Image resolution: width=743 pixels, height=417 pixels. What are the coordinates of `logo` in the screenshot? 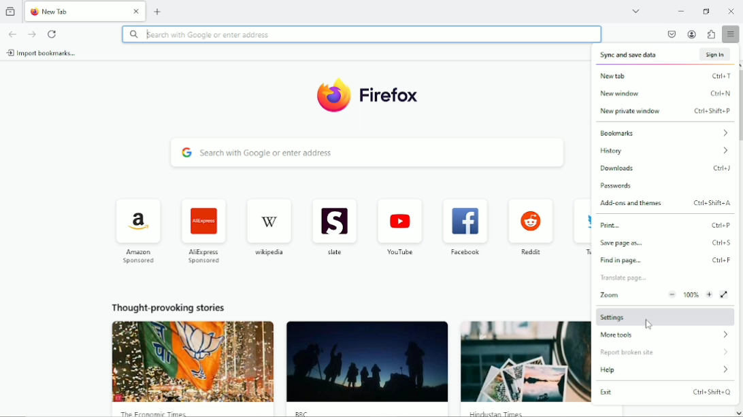 It's located at (332, 96).